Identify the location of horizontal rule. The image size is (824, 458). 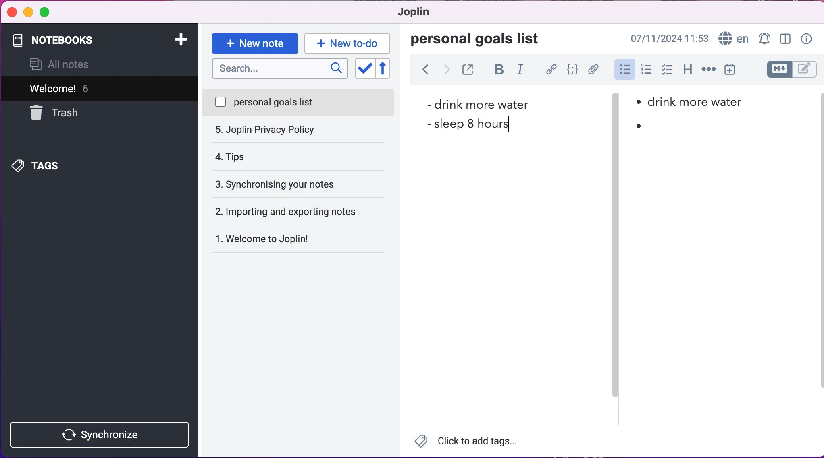
(707, 72).